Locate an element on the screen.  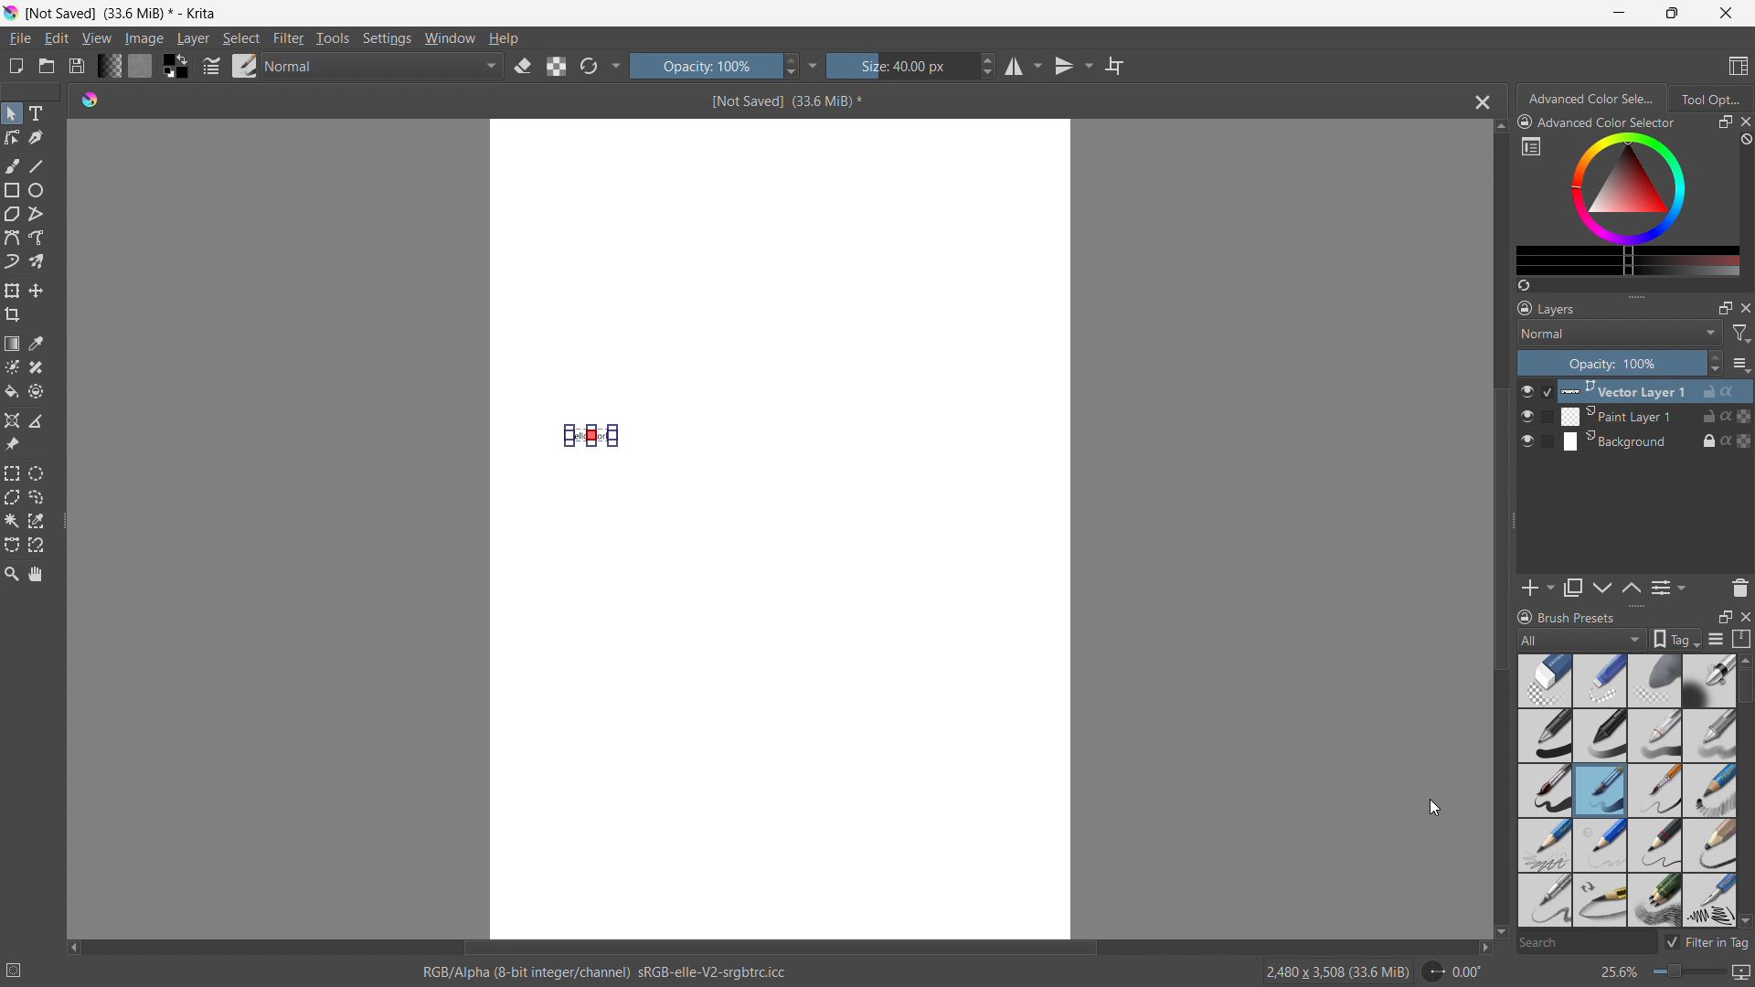
Cursor is located at coordinates (1436, 807).